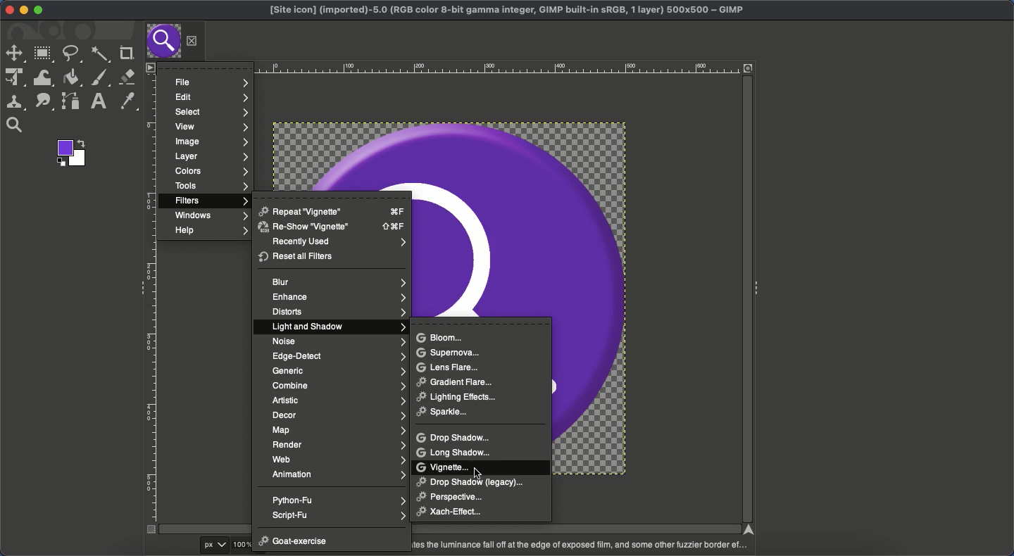  Describe the element at coordinates (477, 473) in the screenshot. I see `cursor` at that location.